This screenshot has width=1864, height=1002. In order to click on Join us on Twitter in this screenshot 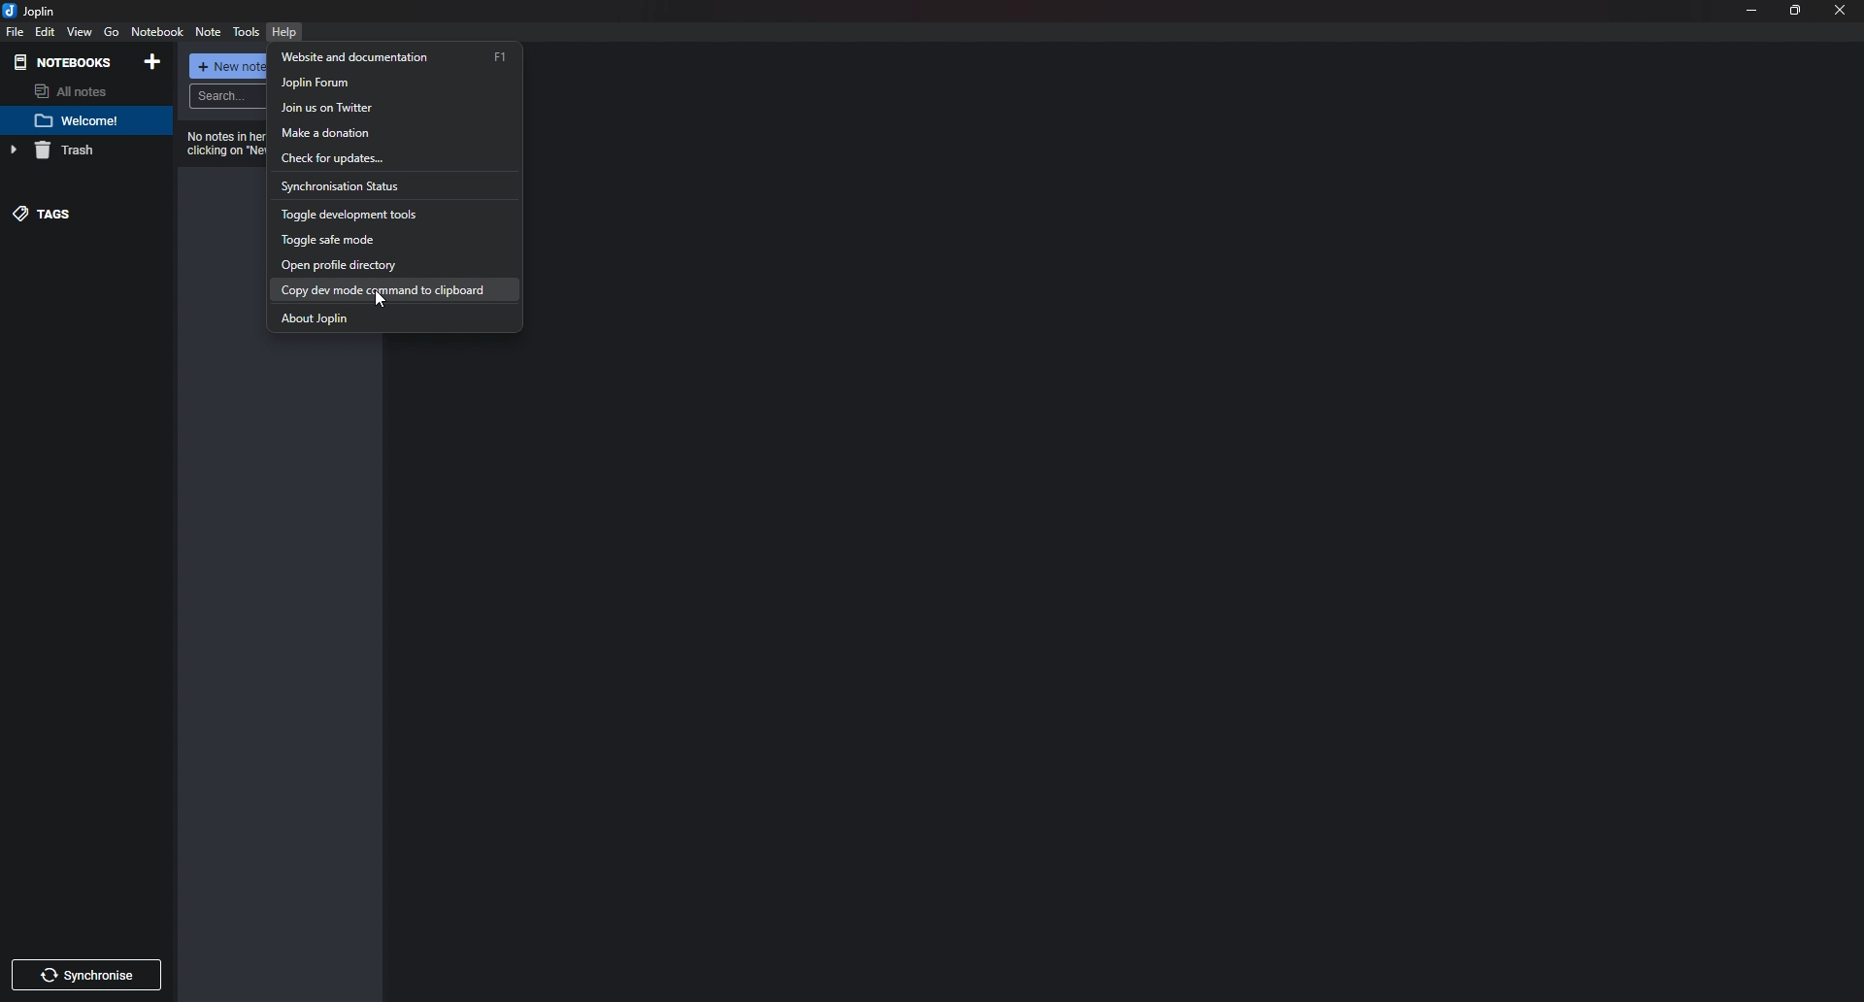, I will do `click(383, 106)`.